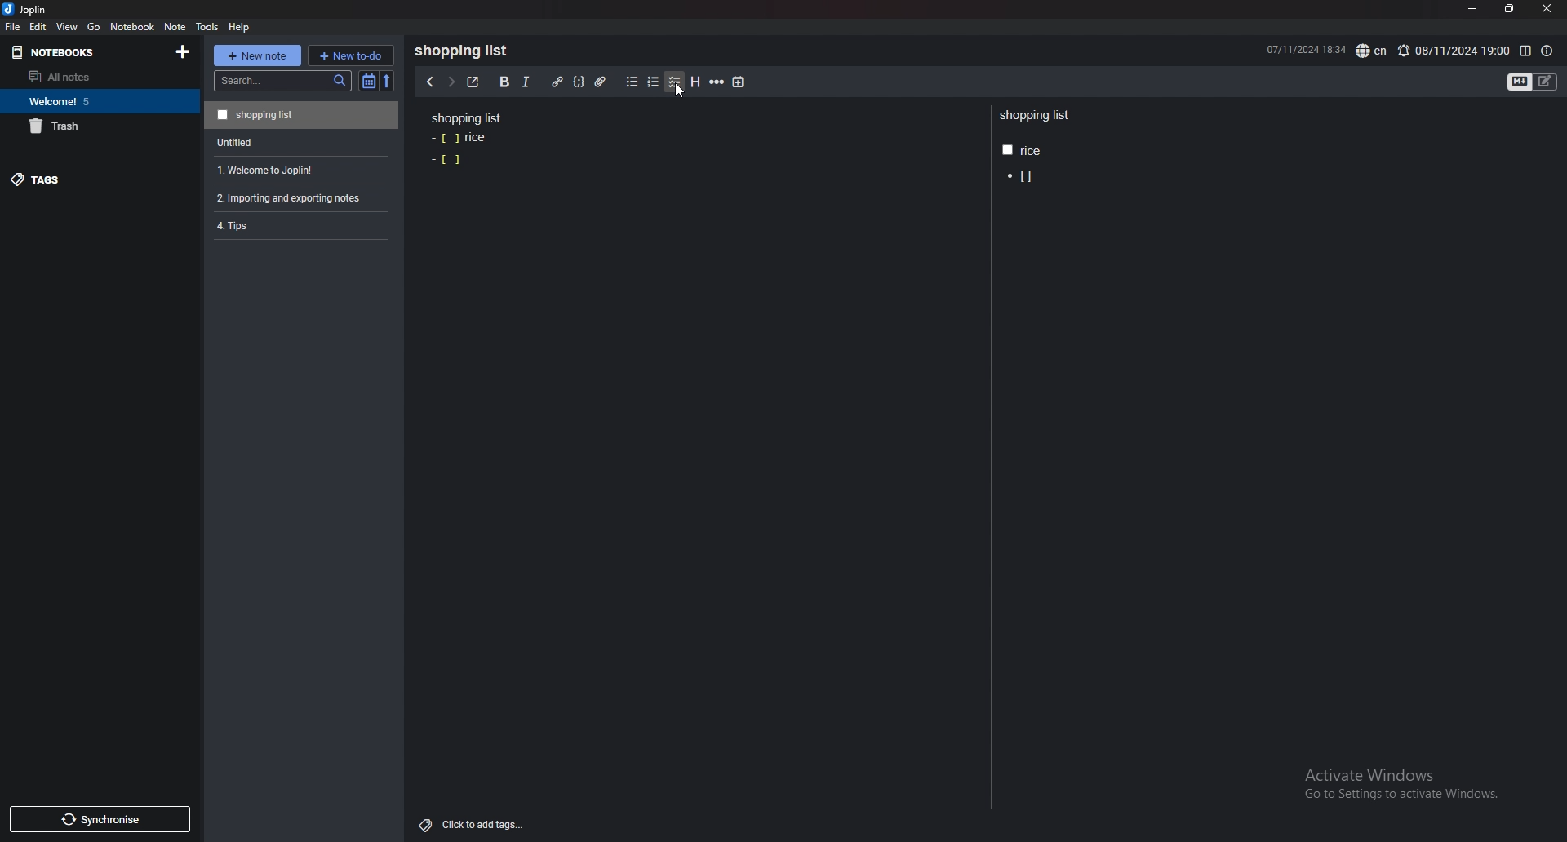 This screenshot has height=842, width=1567. What do you see at coordinates (300, 196) in the screenshot?
I see `2. Importing and exporting notes.` at bounding box center [300, 196].